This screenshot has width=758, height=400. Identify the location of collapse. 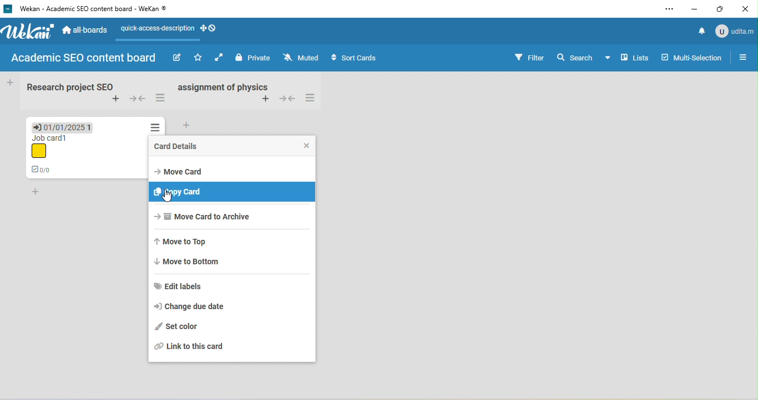
(138, 99).